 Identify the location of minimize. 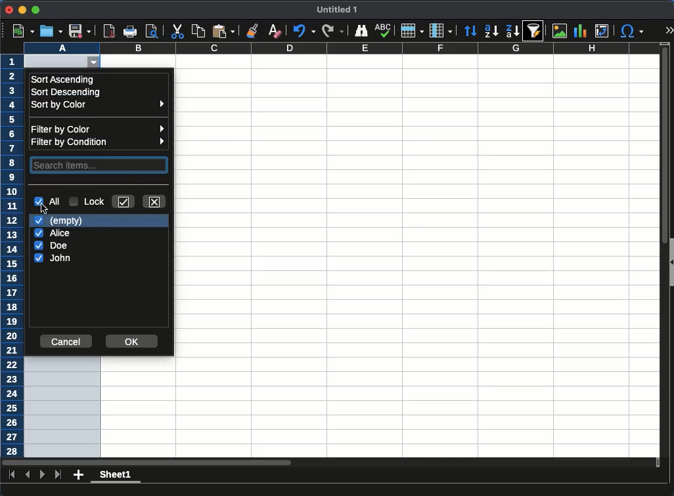
(22, 10).